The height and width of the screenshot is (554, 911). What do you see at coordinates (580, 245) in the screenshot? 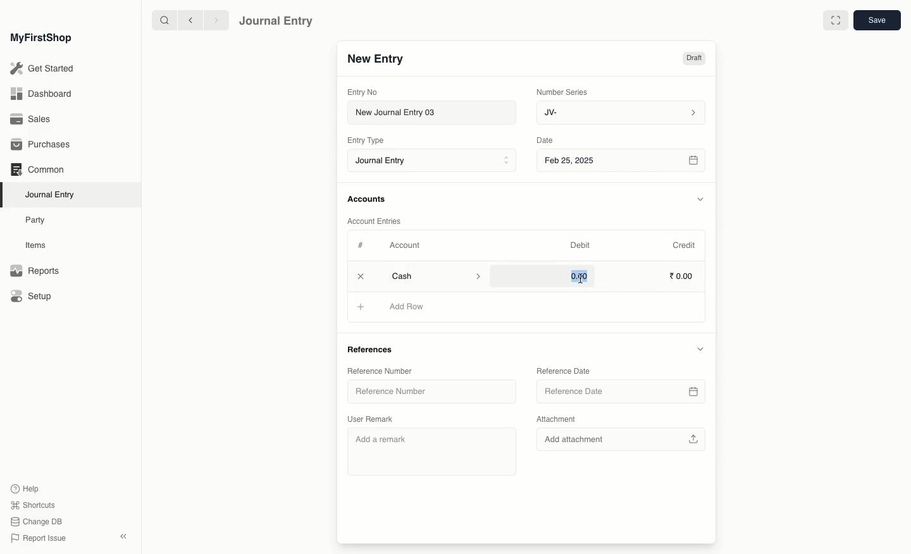
I see `Debit` at bounding box center [580, 245].